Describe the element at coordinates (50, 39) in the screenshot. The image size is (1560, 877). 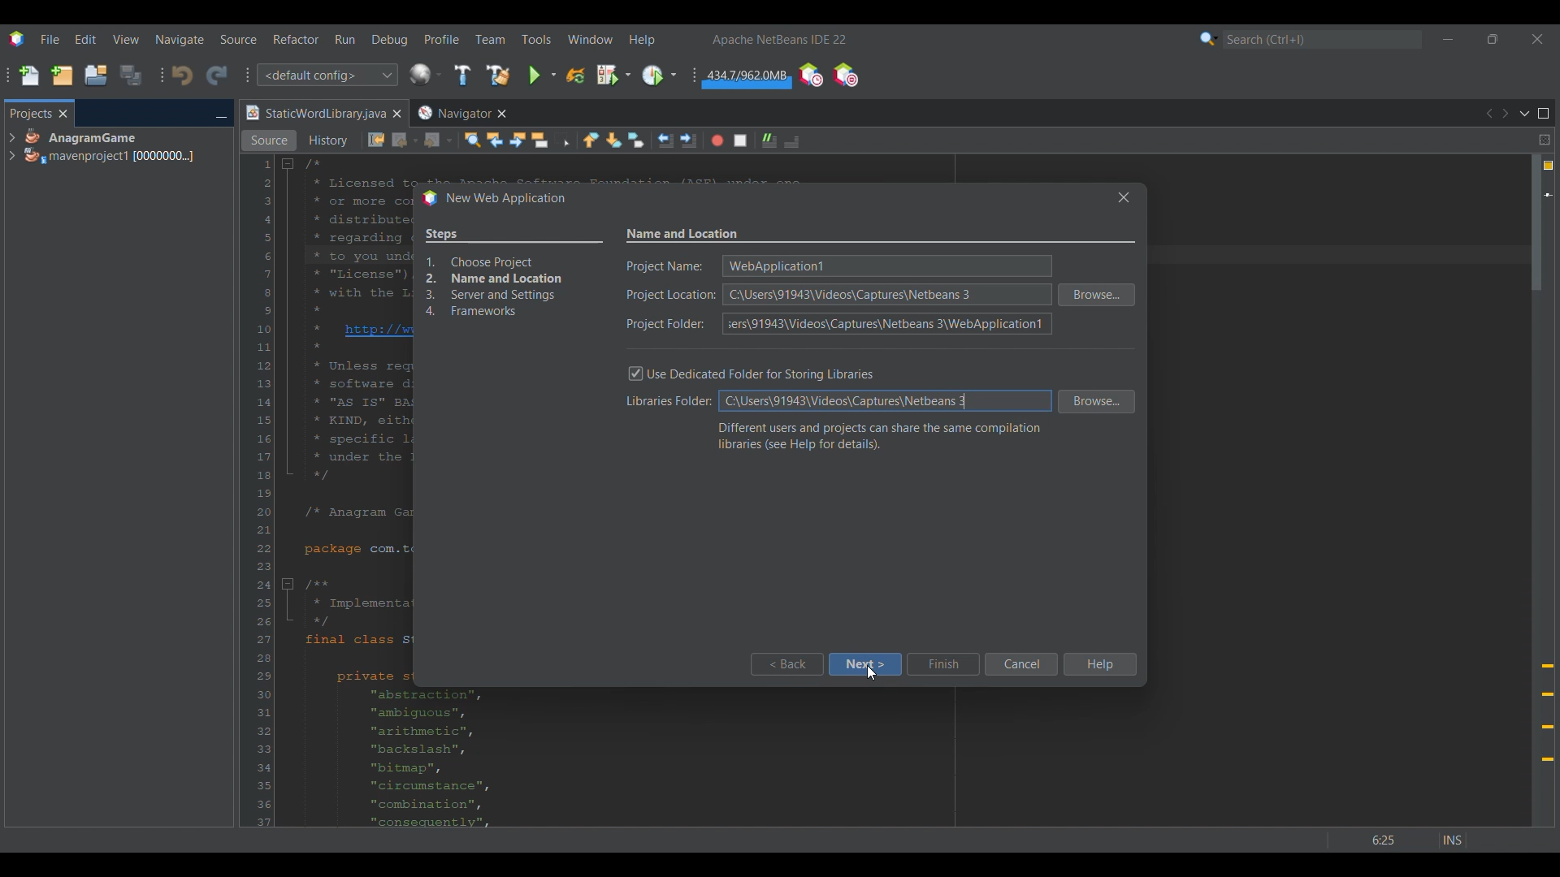
I see `File menu` at that location.